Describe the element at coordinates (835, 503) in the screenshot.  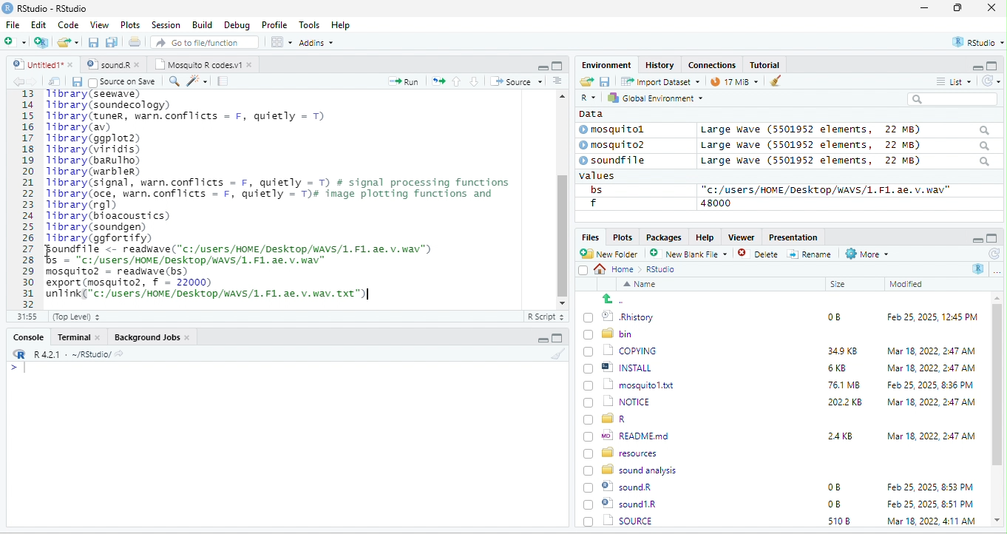
I see `5108` at that location.